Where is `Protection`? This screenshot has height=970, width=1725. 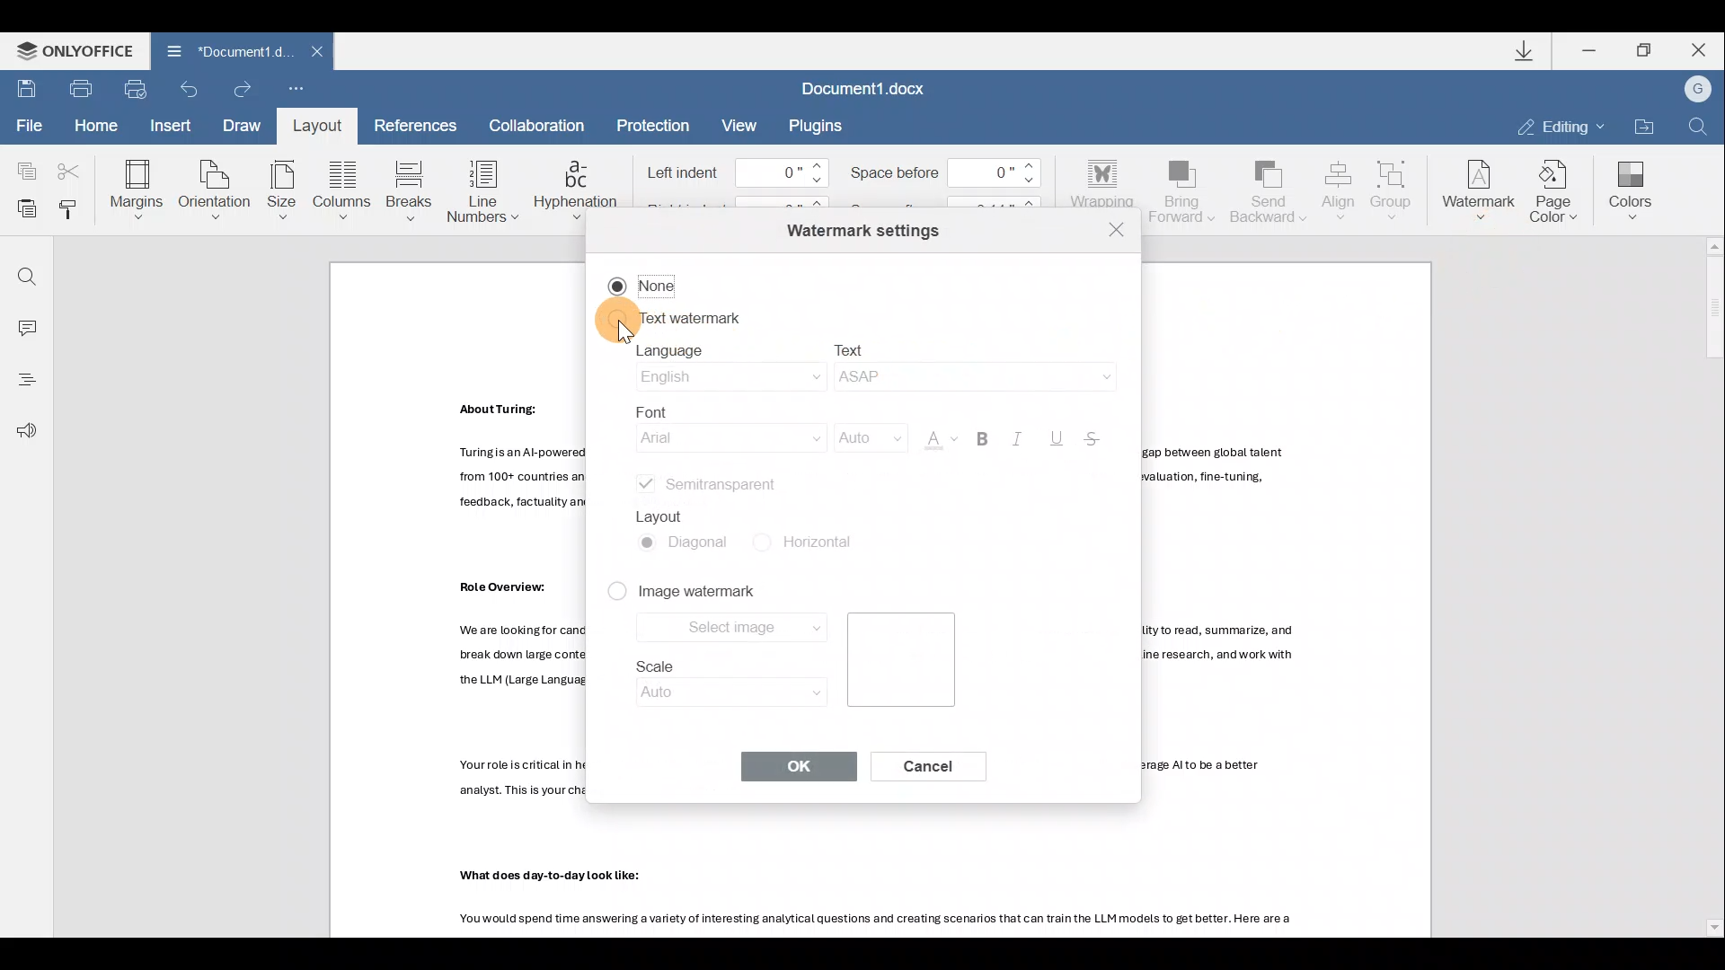
Protection is located at coordinates (656, 123).